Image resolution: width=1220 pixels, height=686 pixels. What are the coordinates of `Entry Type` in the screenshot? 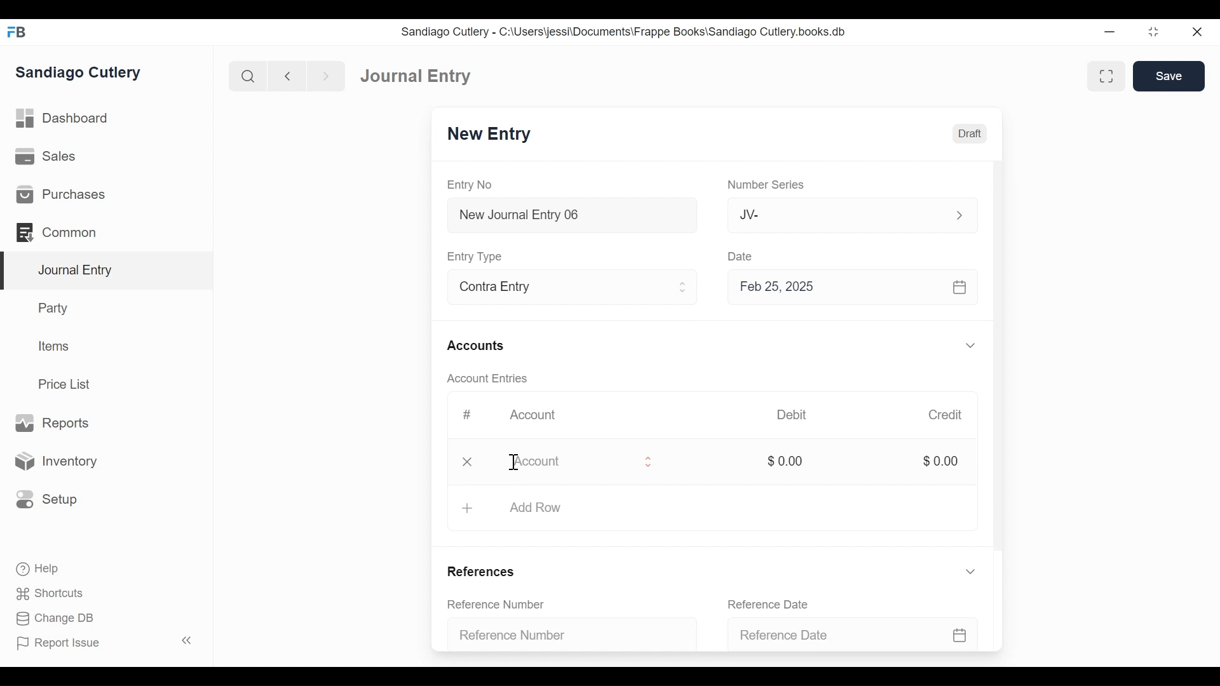 It's located at (477, 257).